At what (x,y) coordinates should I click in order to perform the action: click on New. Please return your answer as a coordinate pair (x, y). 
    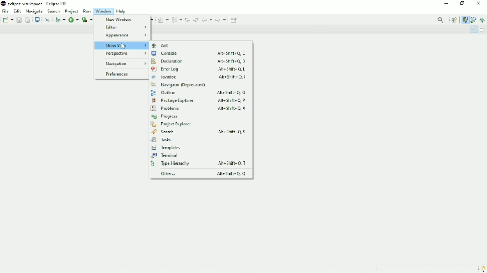
    Looking at the image, I should click on (8, 20).